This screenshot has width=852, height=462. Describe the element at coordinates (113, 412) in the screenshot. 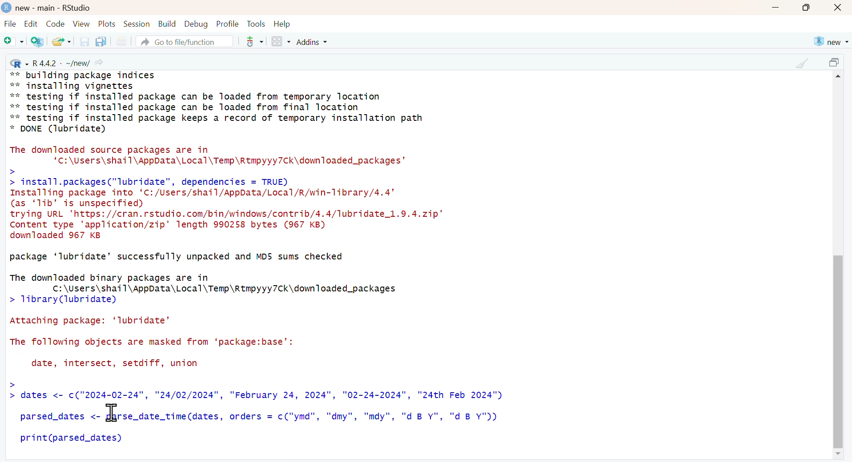

I see `cursor` at that location.